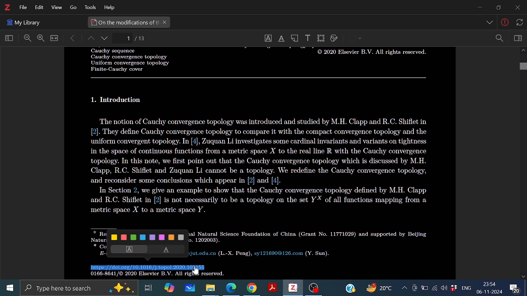 This screenshot has height=296, width=527. Describe the element at coordinates (111, 7) in the screenshot. I see `HElp` at that location.